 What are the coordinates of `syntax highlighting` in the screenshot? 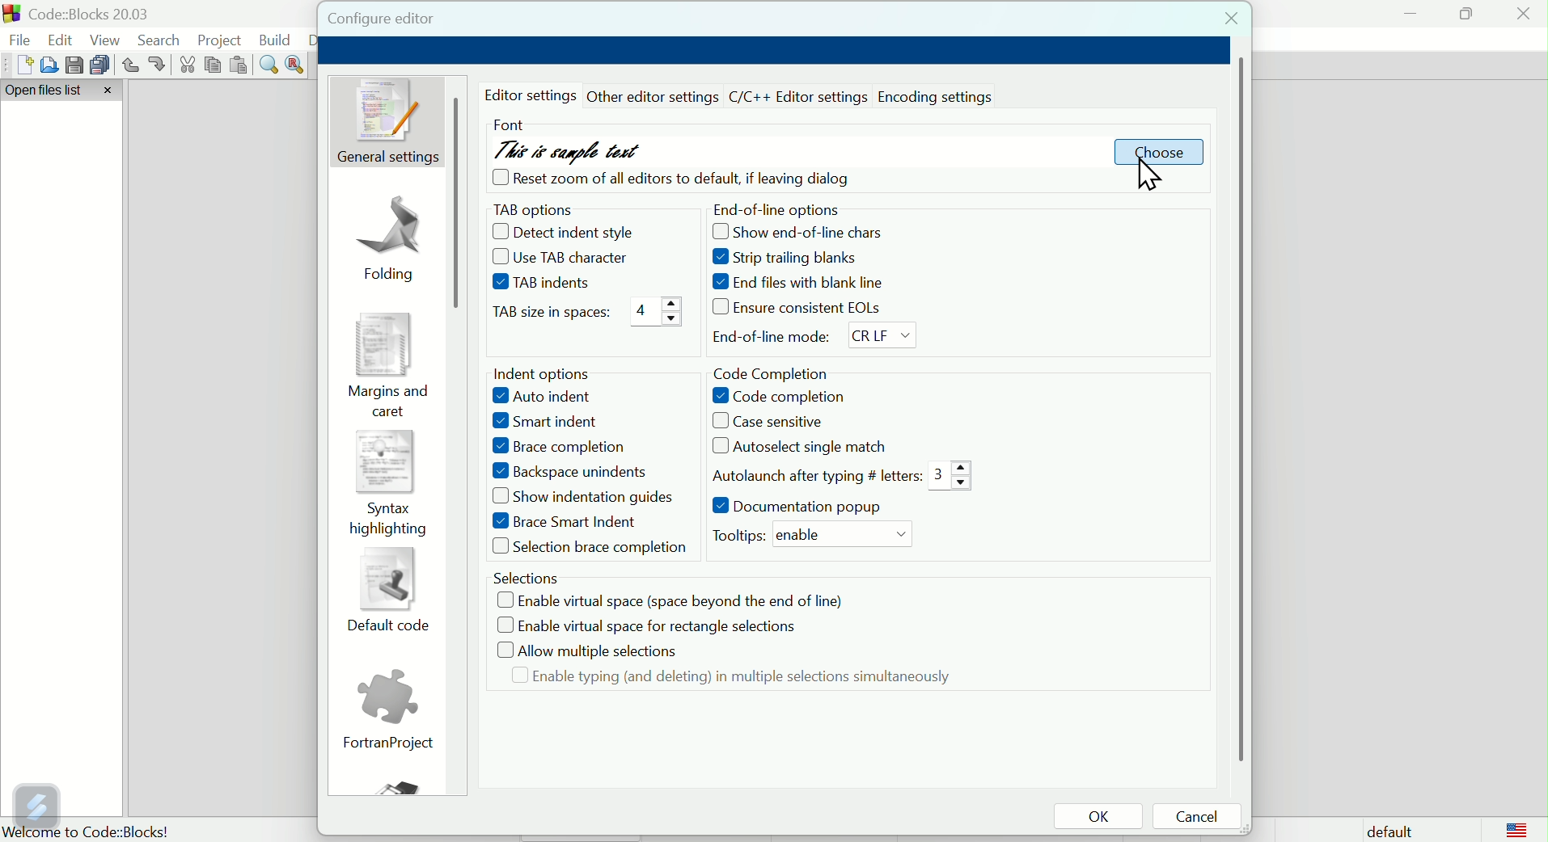 It's located at (387, 485).